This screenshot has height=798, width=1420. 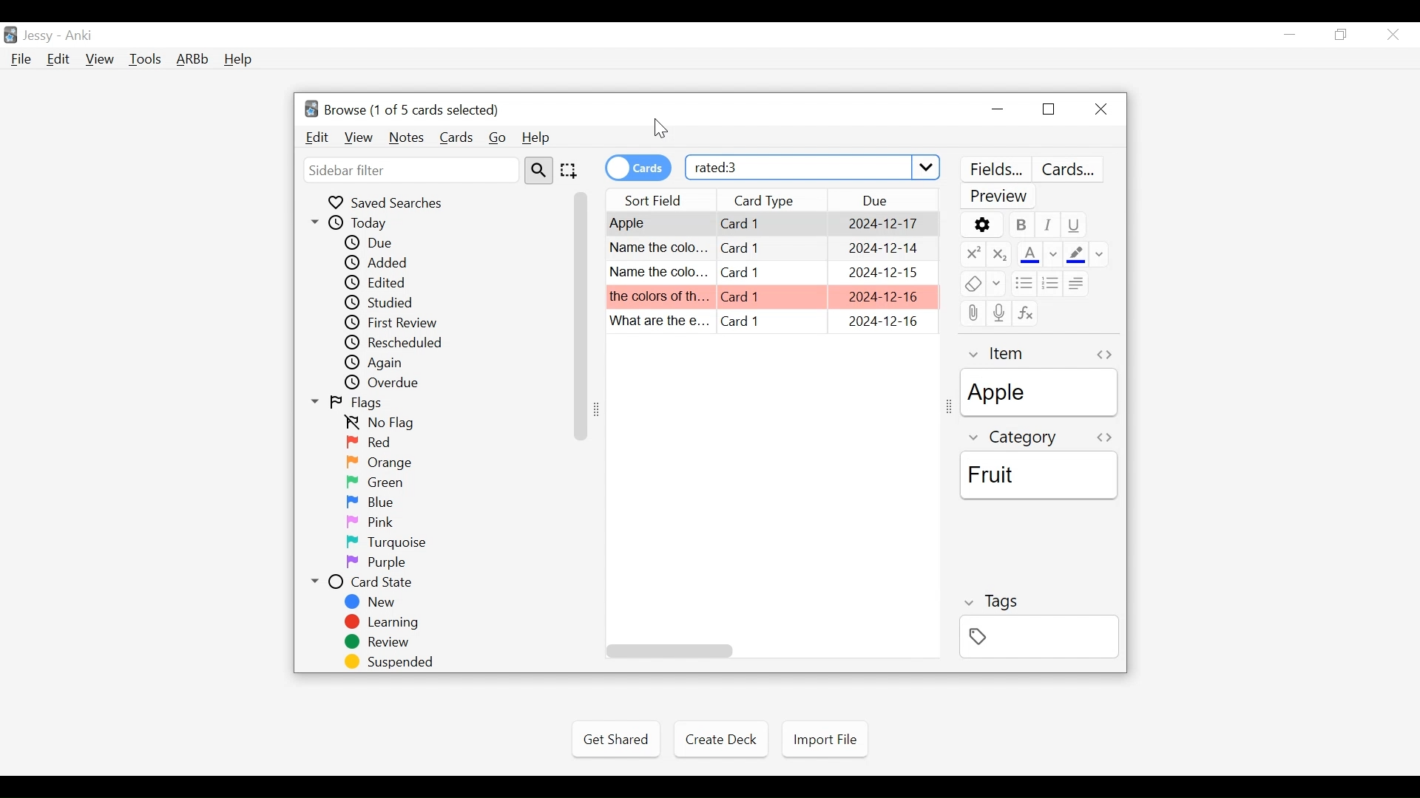 What do you see at coordinates (373, 583) in the screenshot?
I see `Card State` at bounding box center [373, 583].